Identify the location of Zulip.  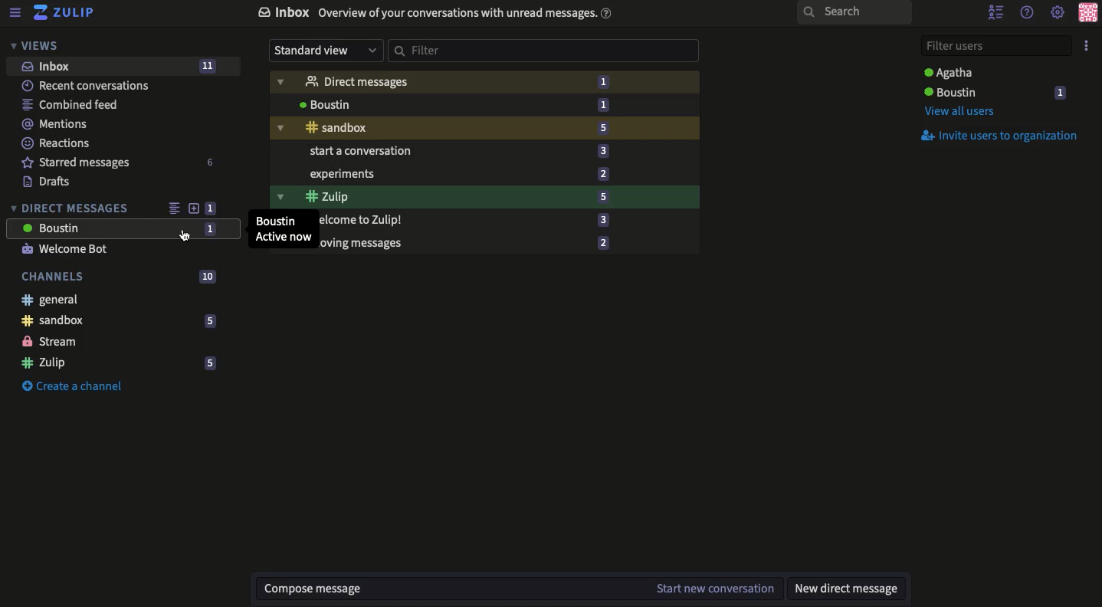
(121, 365).